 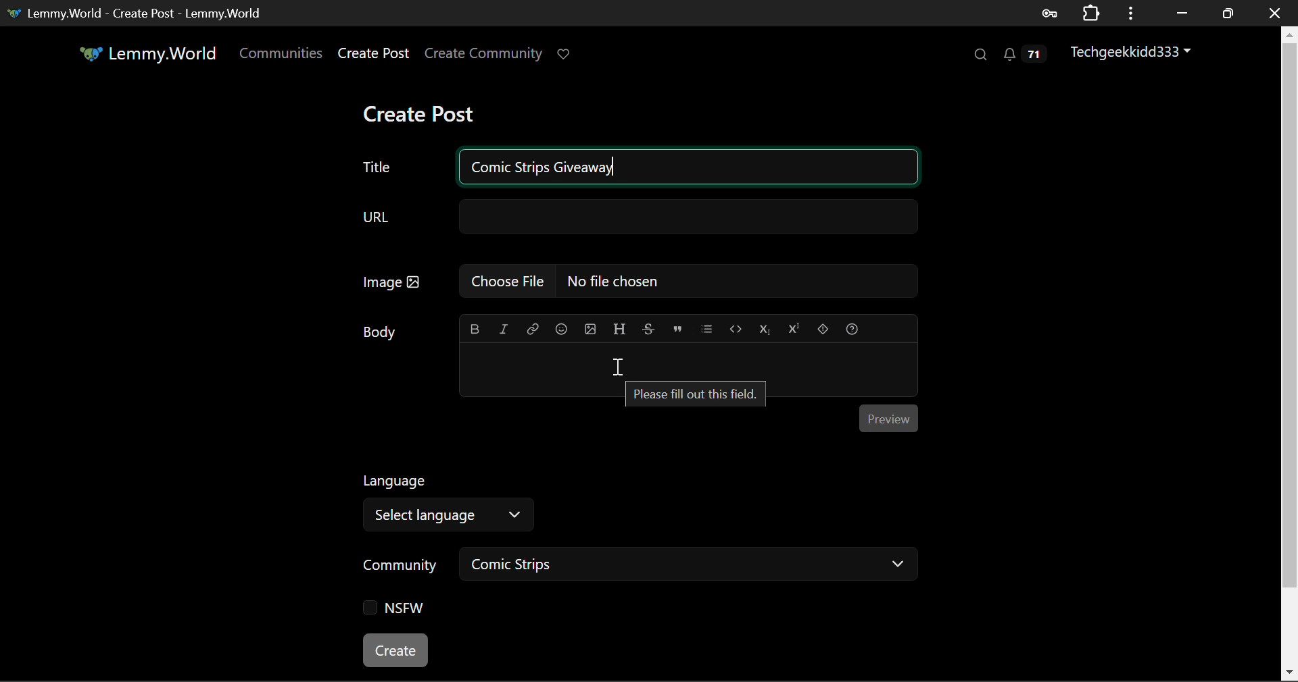 What do you see at coordinates (852, 328) in the screenshot?
I see `formatting help` at bounding box center [852, 328].